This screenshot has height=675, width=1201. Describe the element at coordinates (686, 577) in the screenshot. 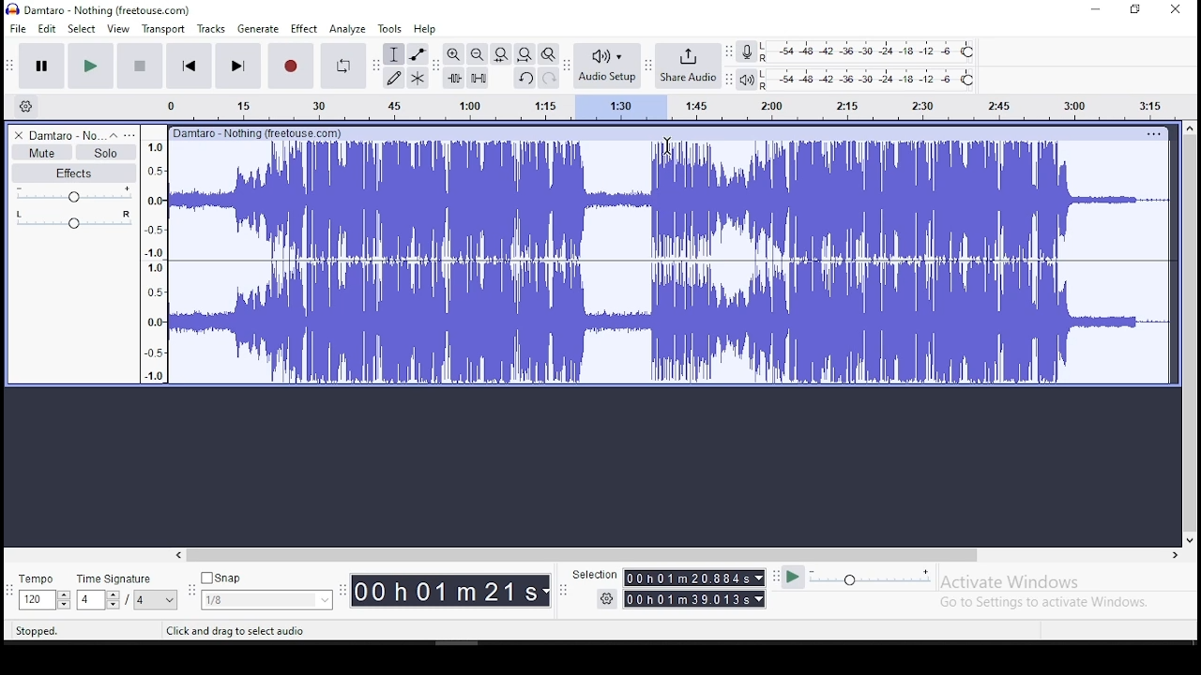

I see `00Oh01m?20884 s` at that location.